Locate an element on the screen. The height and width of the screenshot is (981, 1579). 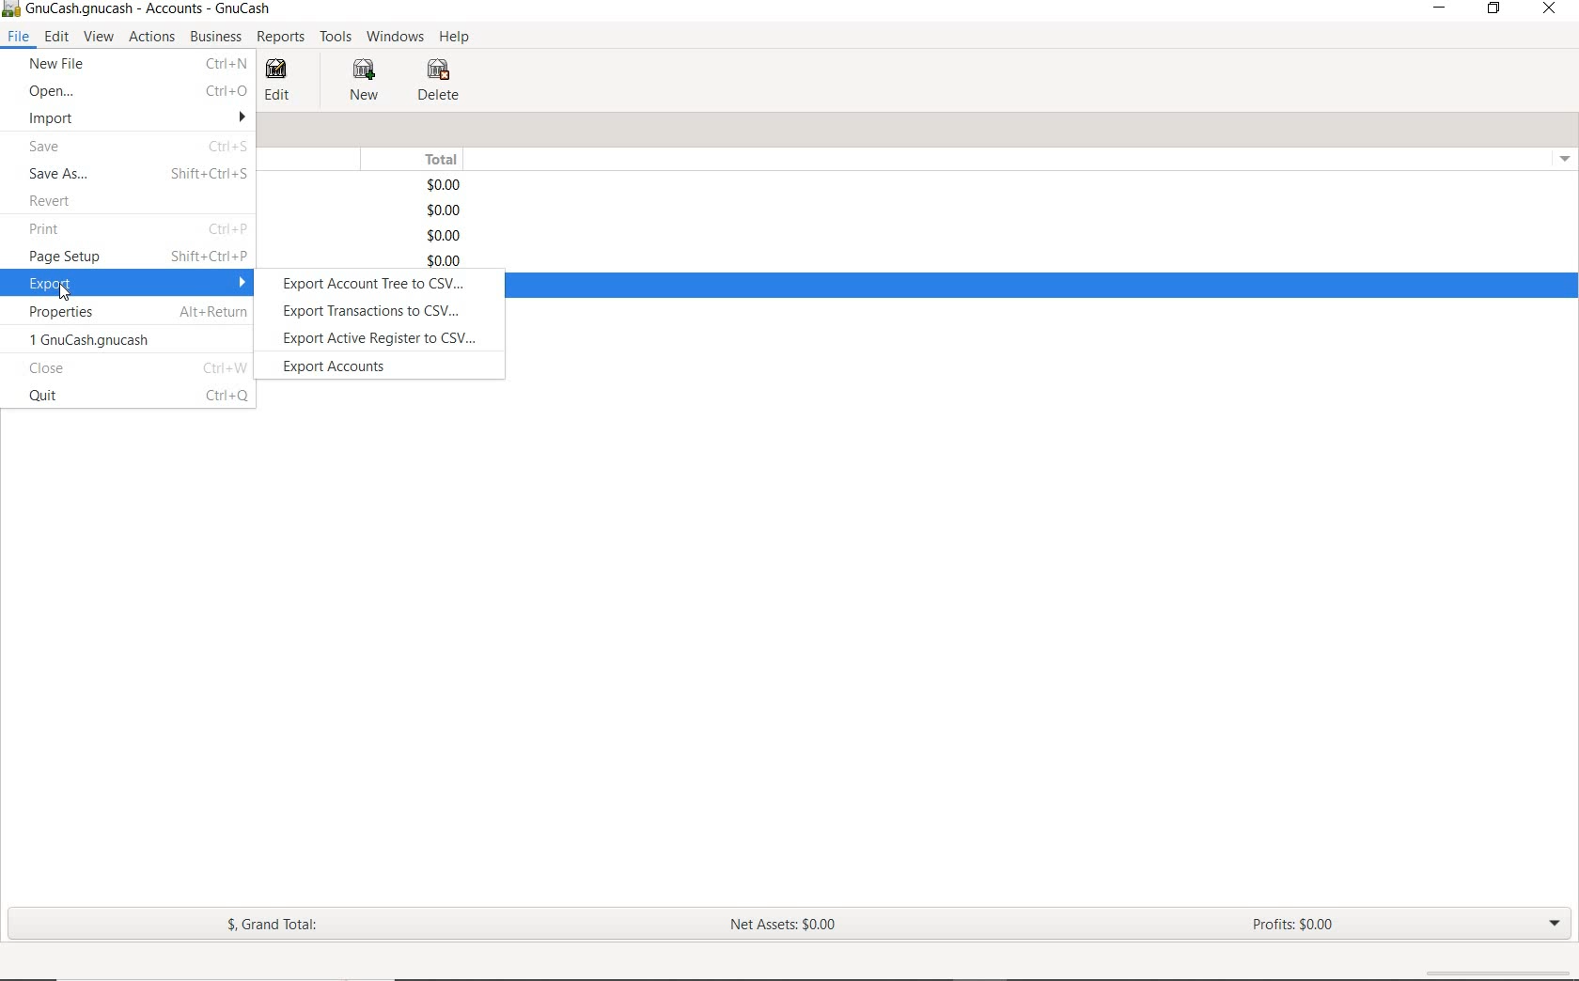
$0.00 is located at coordinates (444, 183).